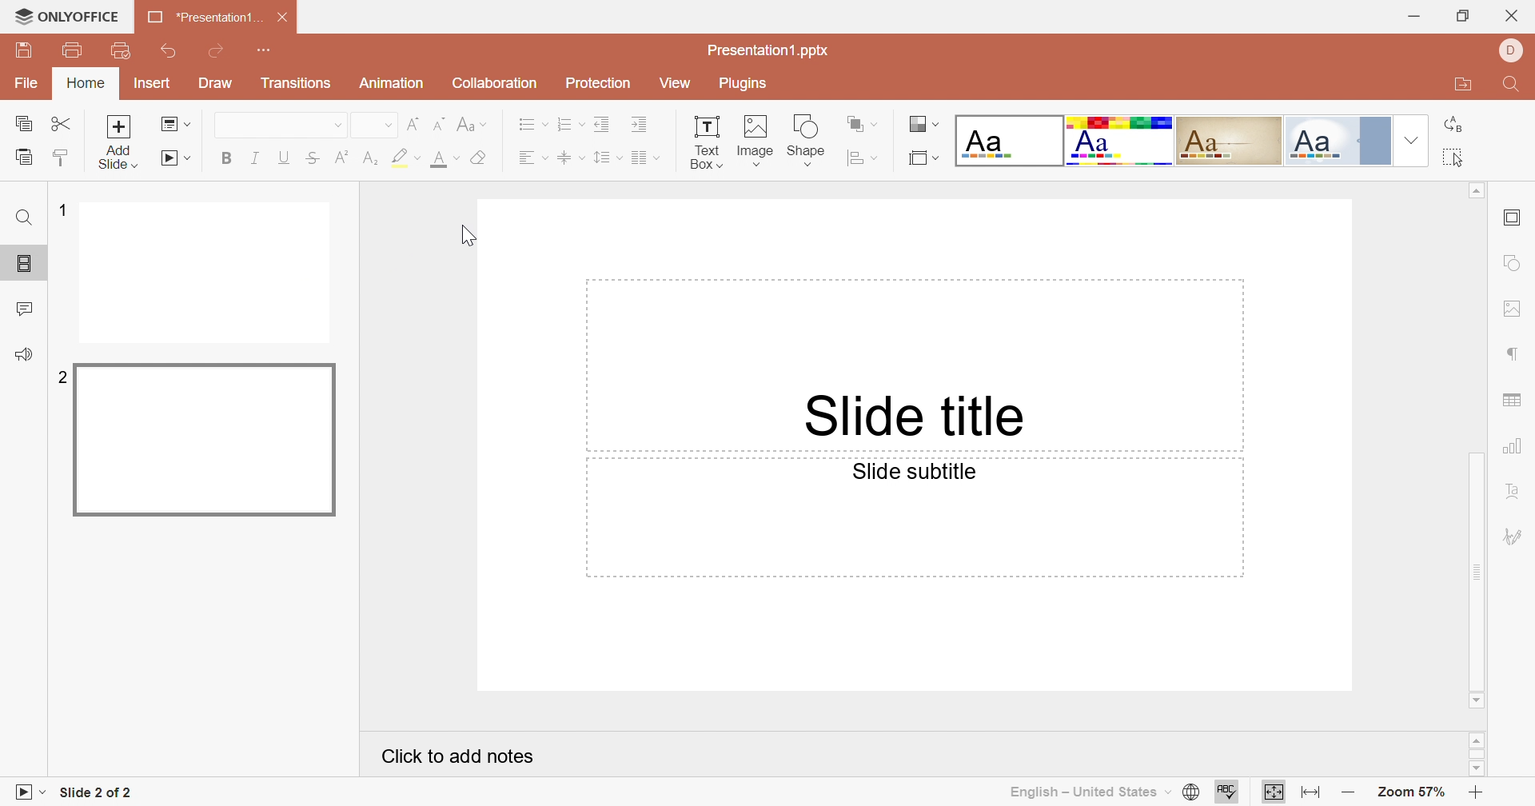 This screenshot has height=806, width=1535. Describe the element at coordinates (473, 122) in the screenshot. I see `Change case` at that location.